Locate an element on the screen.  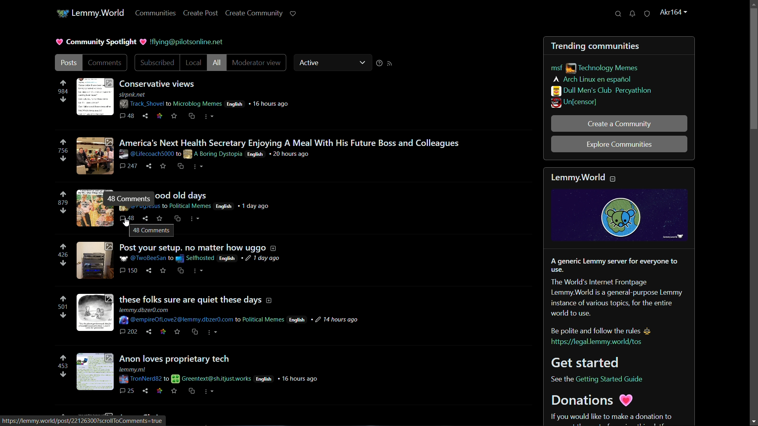
uncensor is located at coordinates (574, 104).